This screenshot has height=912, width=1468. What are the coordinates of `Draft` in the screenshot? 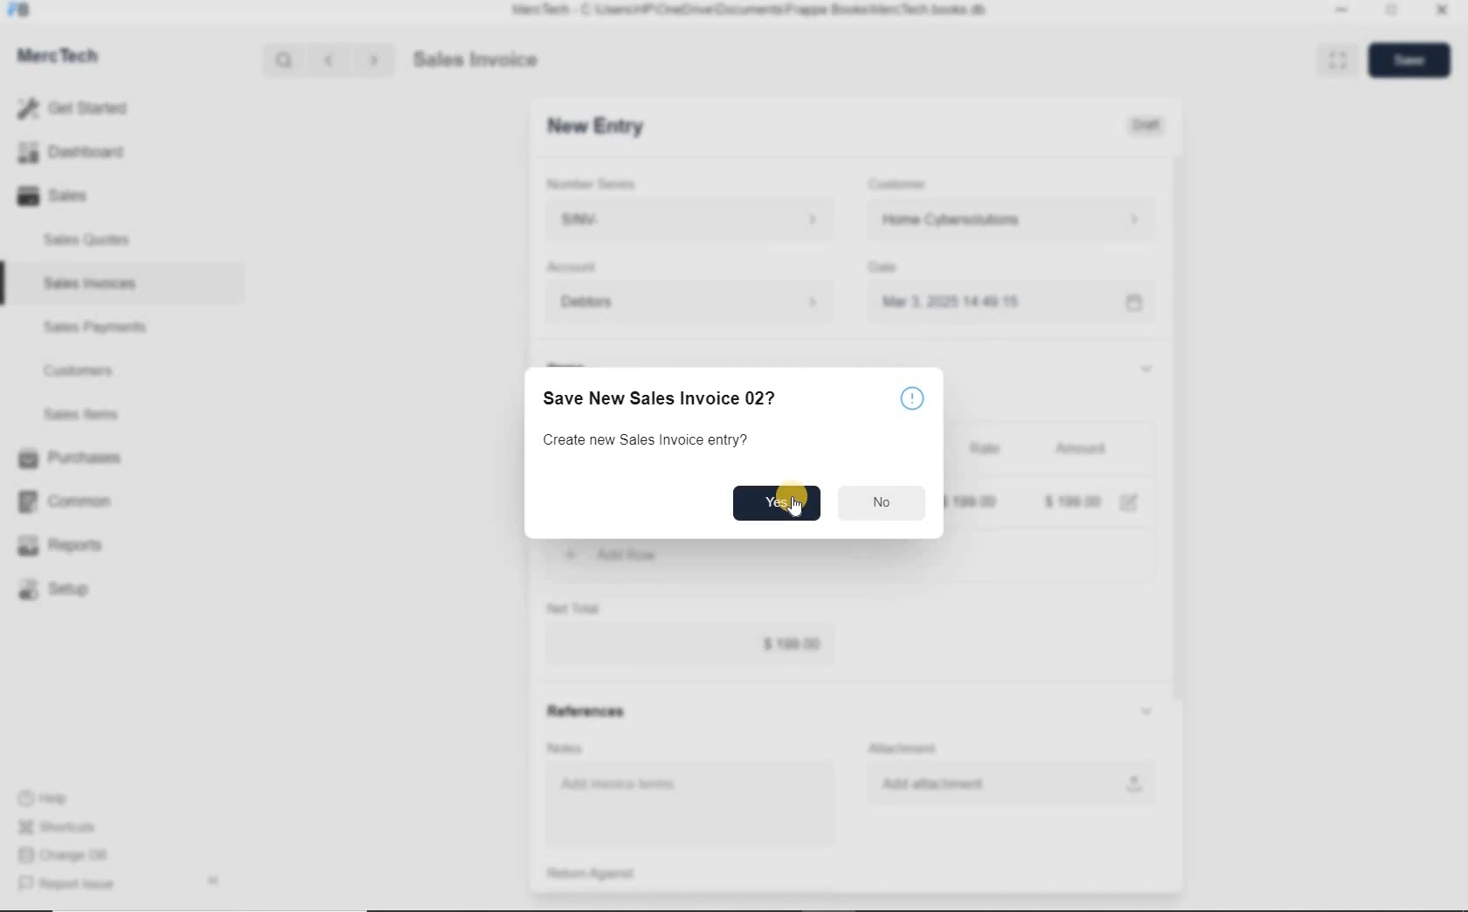 It's located at (1147, 126).